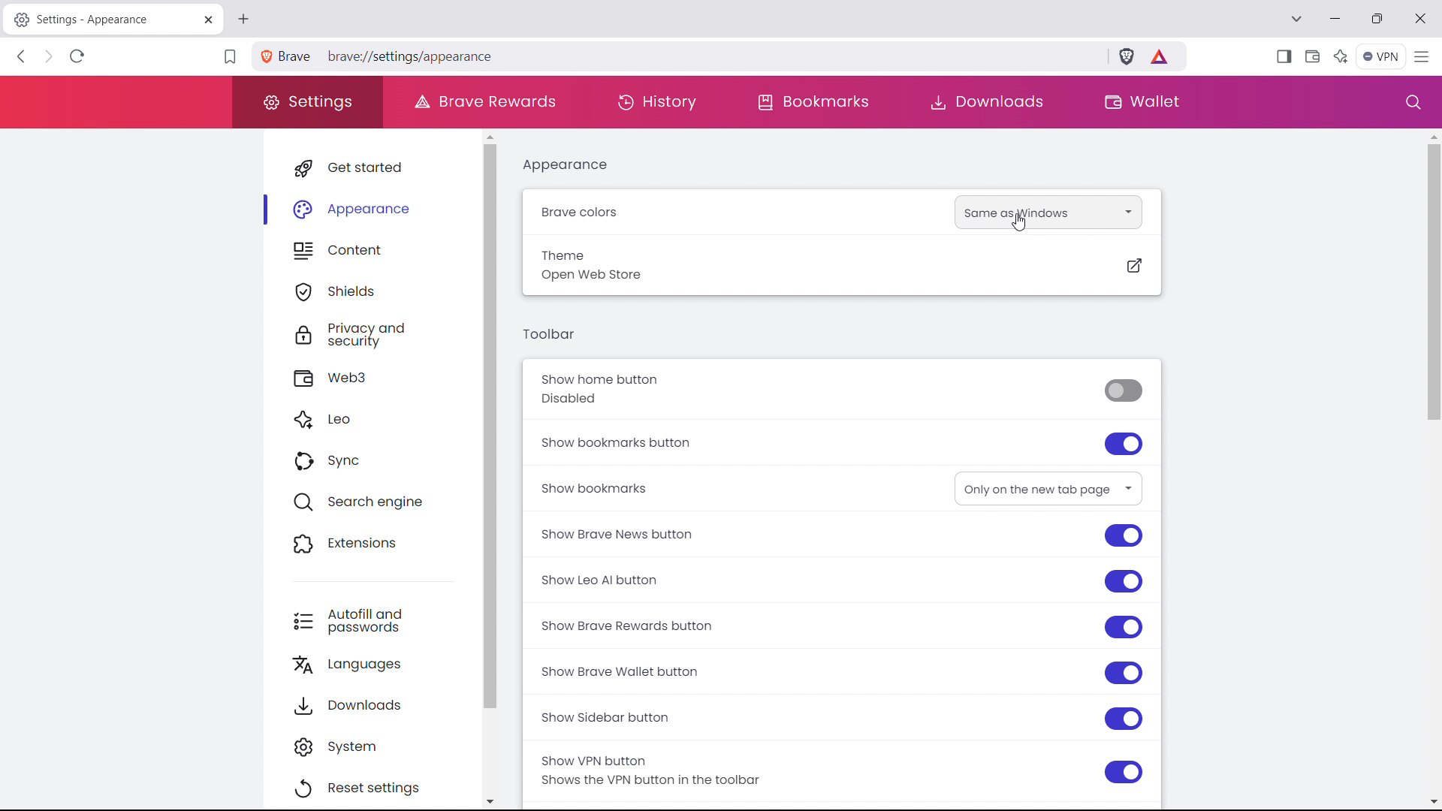 This screenshot has height=811, width=1442. Describe the element at coordinates (1048, 213) in the screenshot. I see `select brave colors` at that location.